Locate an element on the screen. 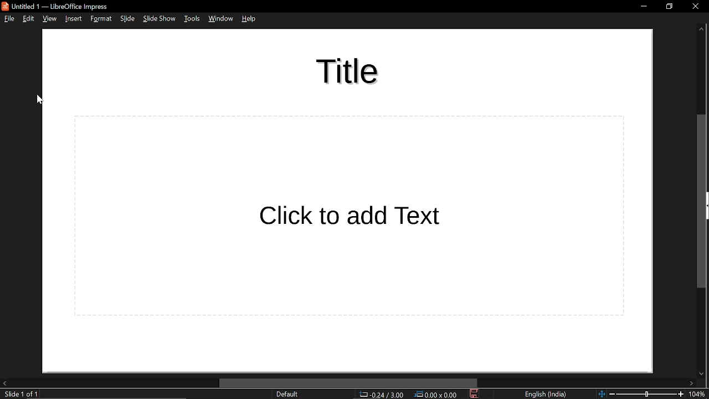  move down is located at coordinates (699, 372).